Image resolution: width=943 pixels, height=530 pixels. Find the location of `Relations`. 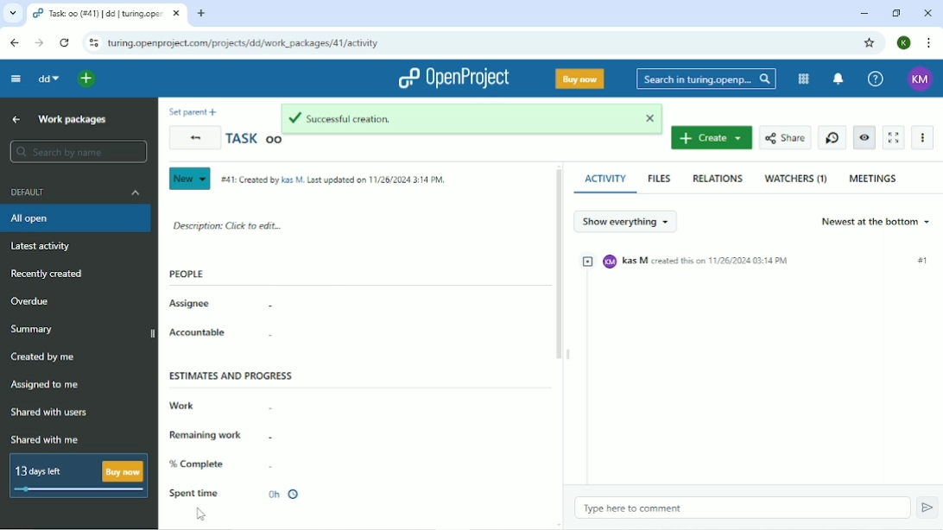

Relations is located at coordinates (719, 180).